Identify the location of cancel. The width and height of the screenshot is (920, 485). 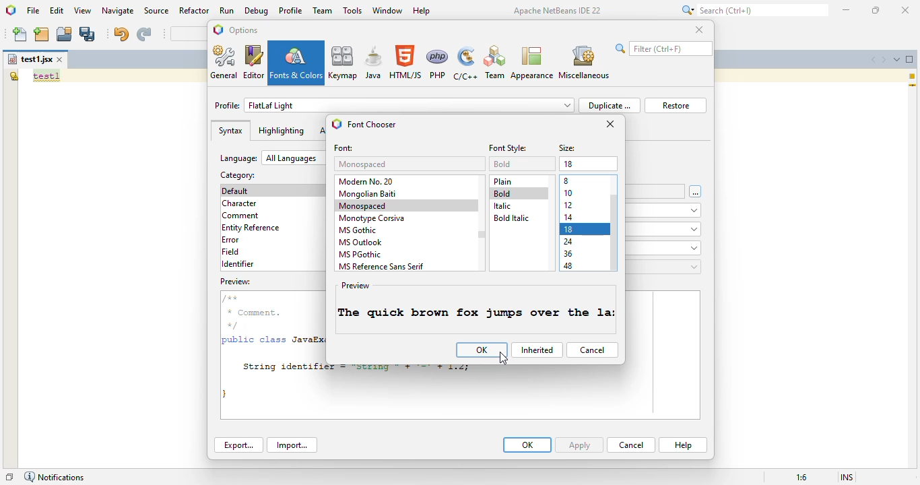
(631, 445).